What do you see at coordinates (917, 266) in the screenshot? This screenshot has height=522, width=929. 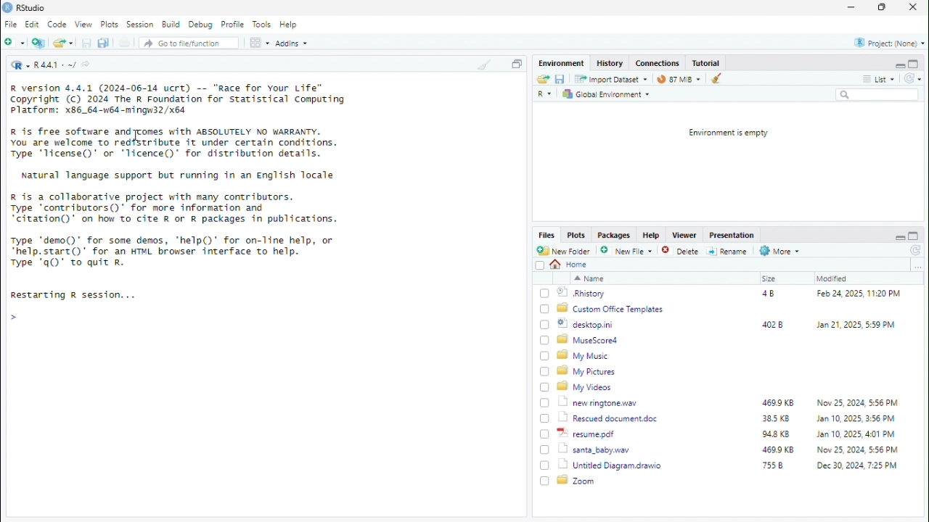 I see `more` at bounding box center [917, 266].